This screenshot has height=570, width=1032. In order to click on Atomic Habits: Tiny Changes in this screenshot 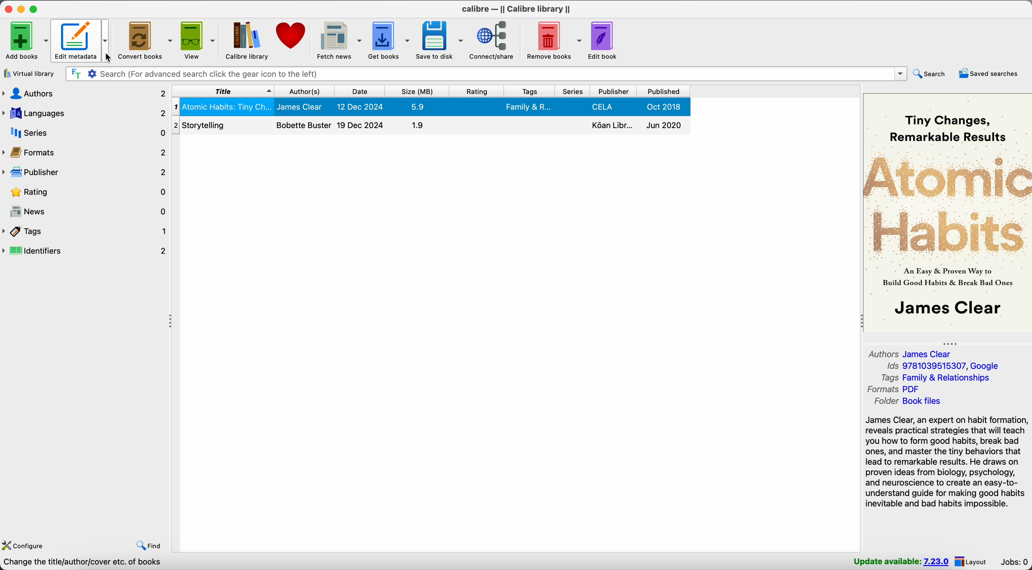, I will do `click(432, 107)`.